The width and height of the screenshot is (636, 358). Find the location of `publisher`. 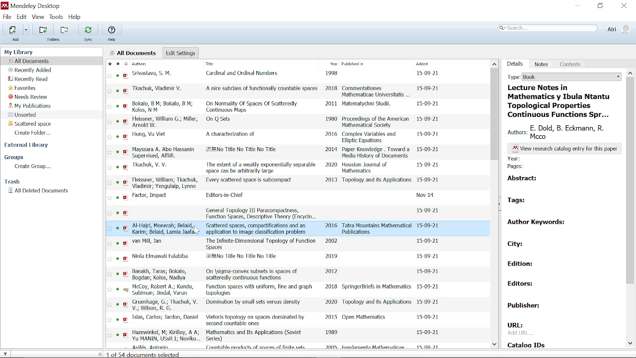

publisher is located at coordinates (526, 306).